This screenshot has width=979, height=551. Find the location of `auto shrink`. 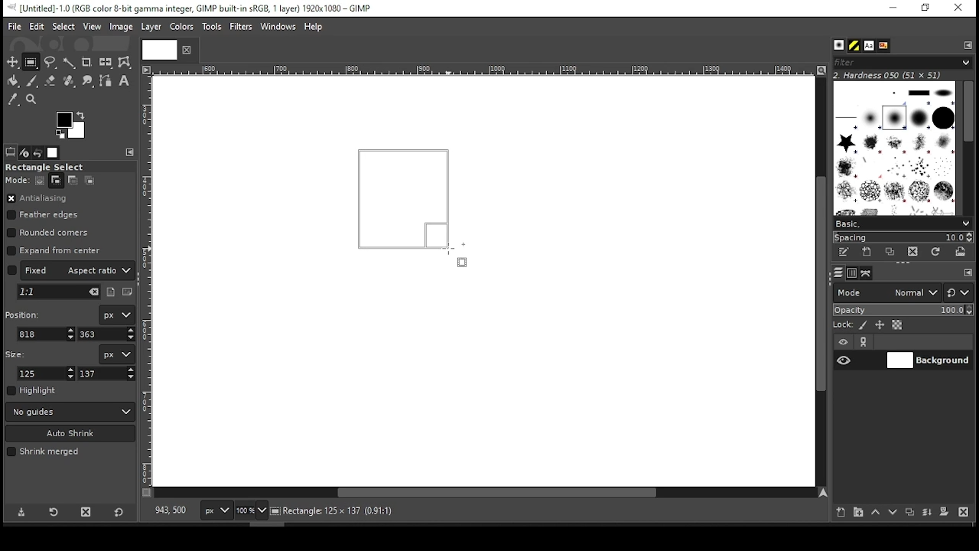

auto shrink is located at coordinates (71, 433).